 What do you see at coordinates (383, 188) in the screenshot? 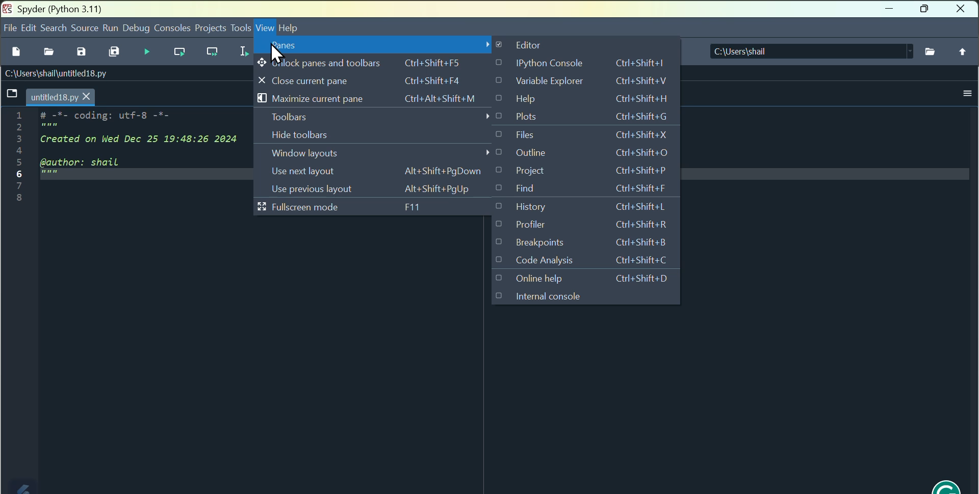
I see `Use previous layout` at bounding box center [383, 188].